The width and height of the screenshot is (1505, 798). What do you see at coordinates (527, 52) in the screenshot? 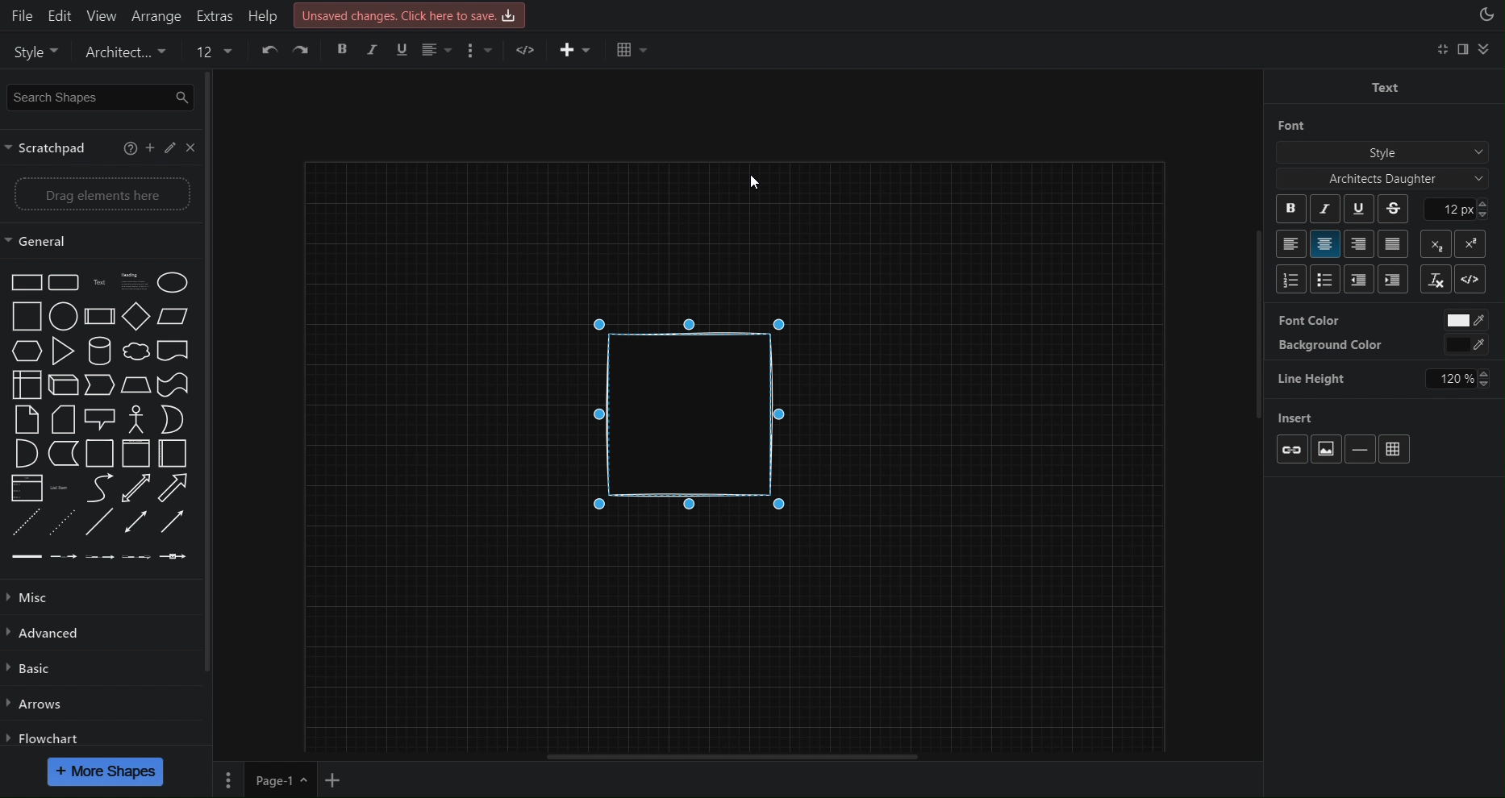
I see `Connection` at bounding box center [527, 52].